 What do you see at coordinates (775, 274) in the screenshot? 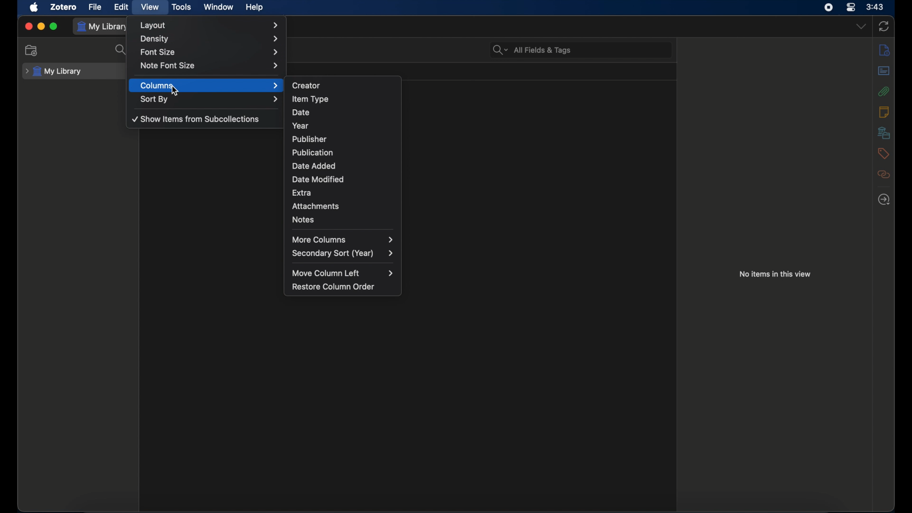
I see `no items in this view` at bounding box center [775, 274].